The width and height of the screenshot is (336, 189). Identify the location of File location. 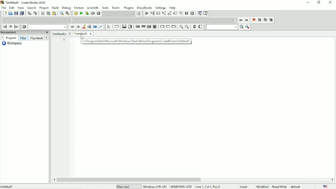
(28, 186).